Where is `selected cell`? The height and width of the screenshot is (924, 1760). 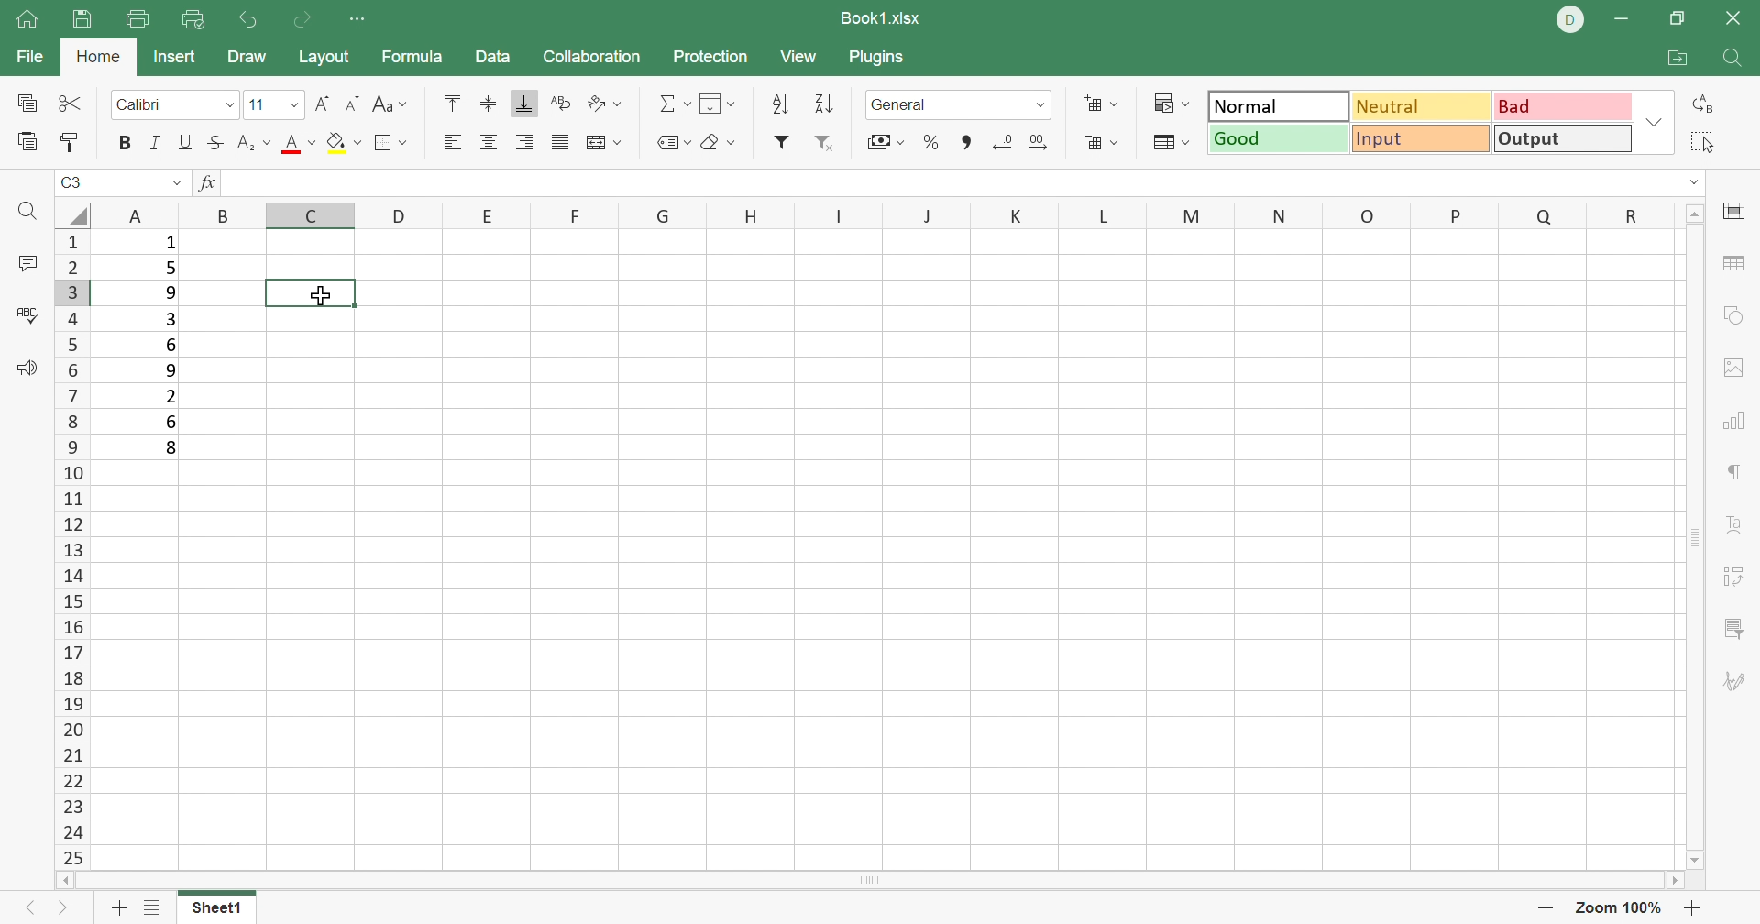
selected cell is located at coordinates (314, 294).